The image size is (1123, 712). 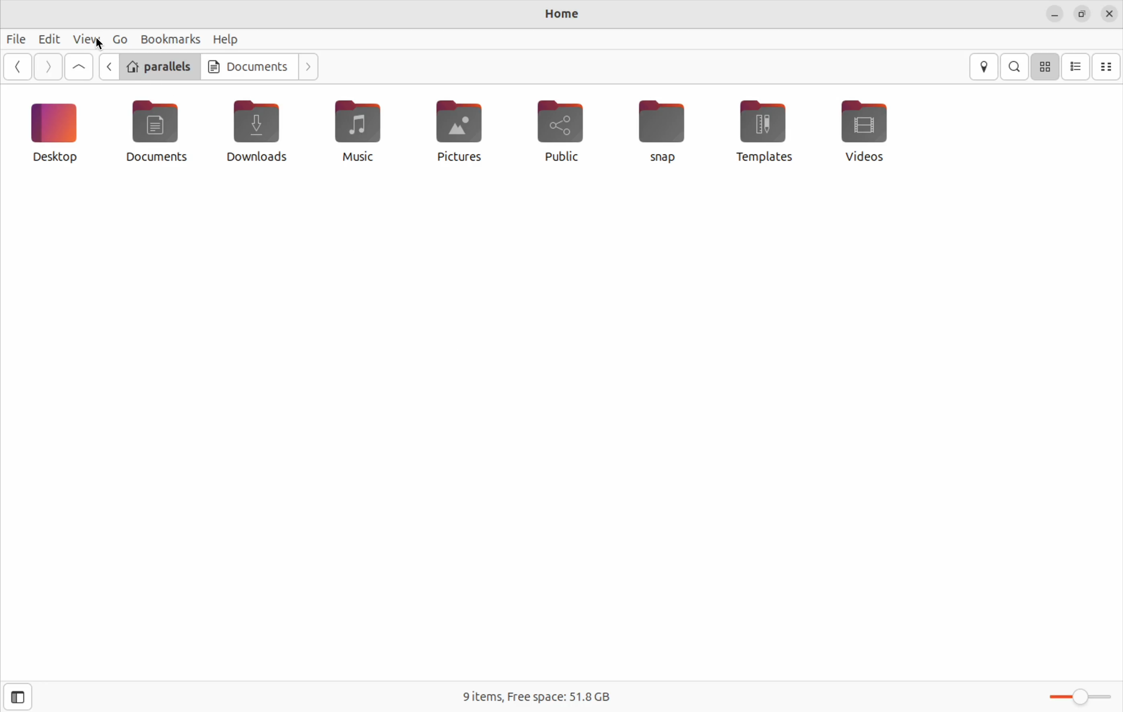 I want to click on pictures, so click(x=462, y=129).